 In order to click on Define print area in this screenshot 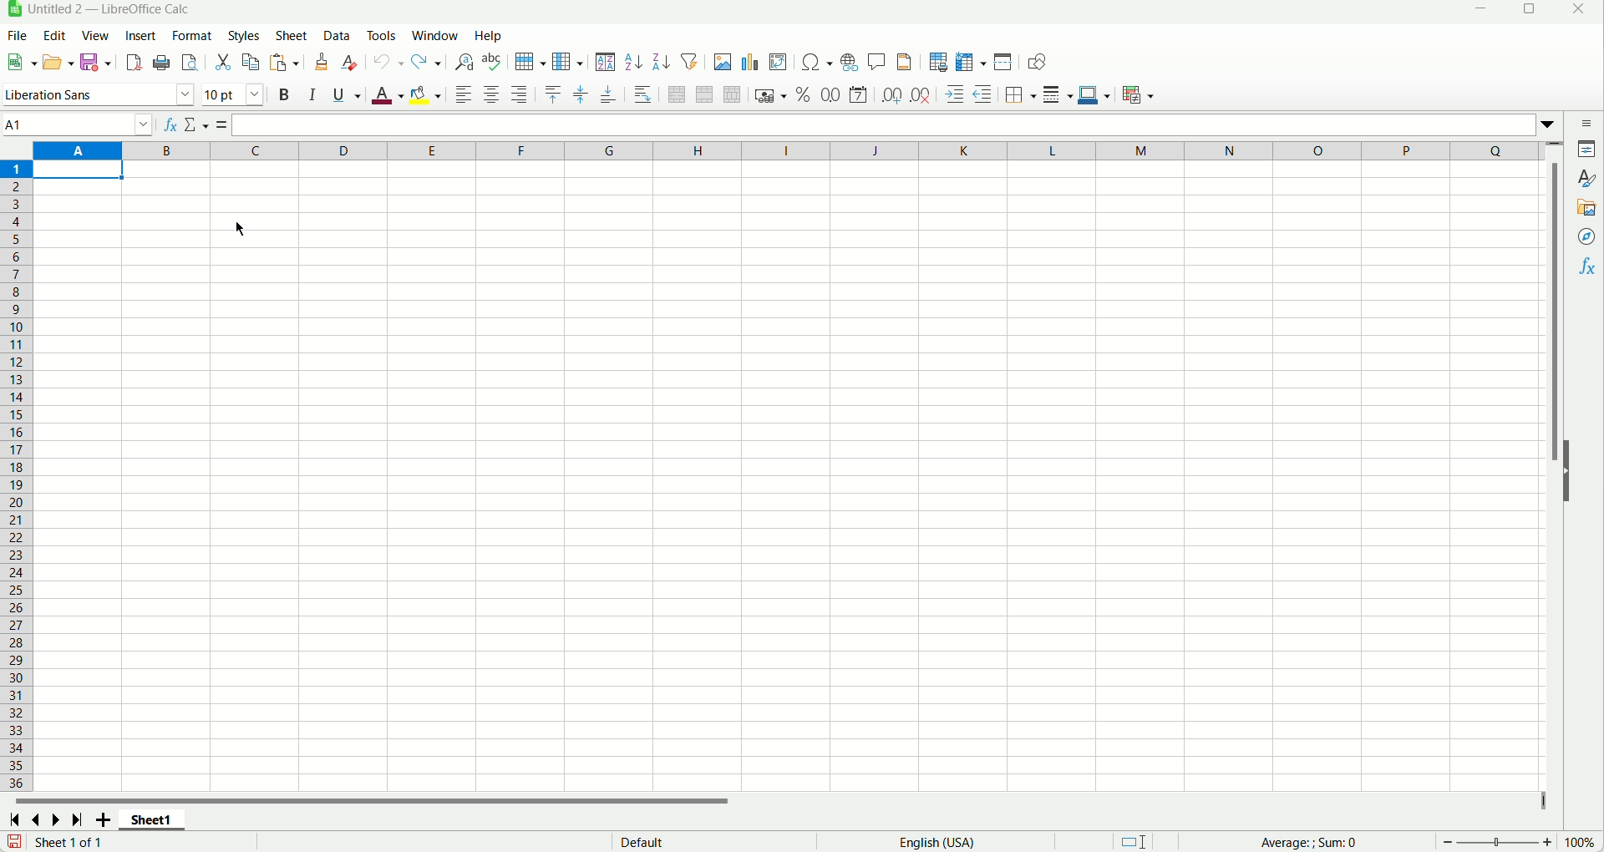, I will do `click(938, 63)`.